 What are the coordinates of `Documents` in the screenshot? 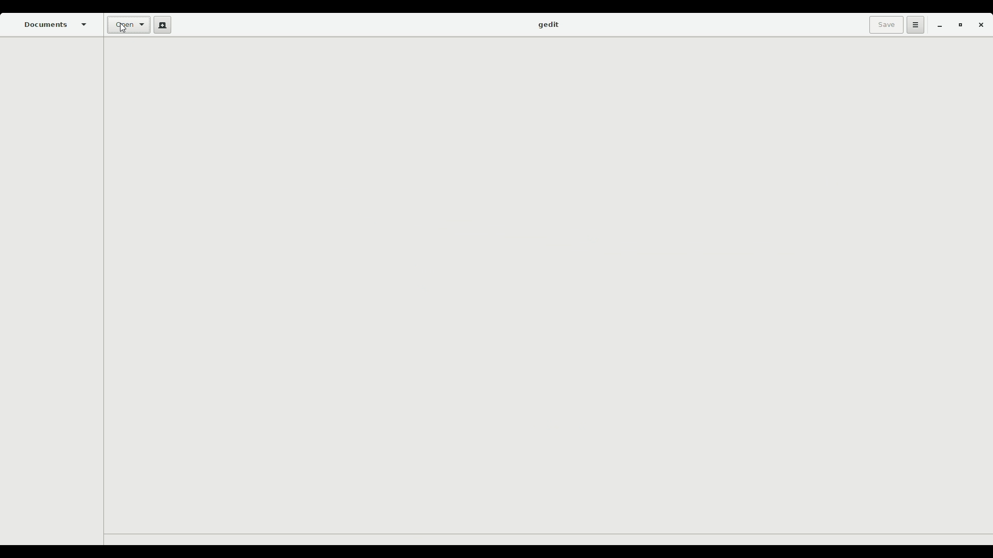 It's located at (56, 24).